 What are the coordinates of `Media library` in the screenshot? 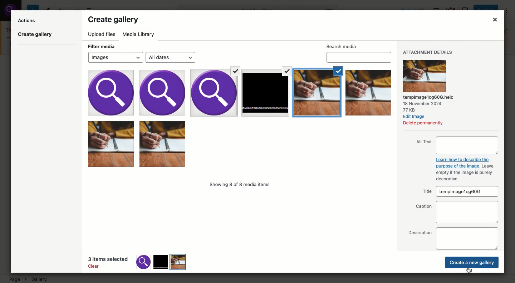 It's located at (140, 34).